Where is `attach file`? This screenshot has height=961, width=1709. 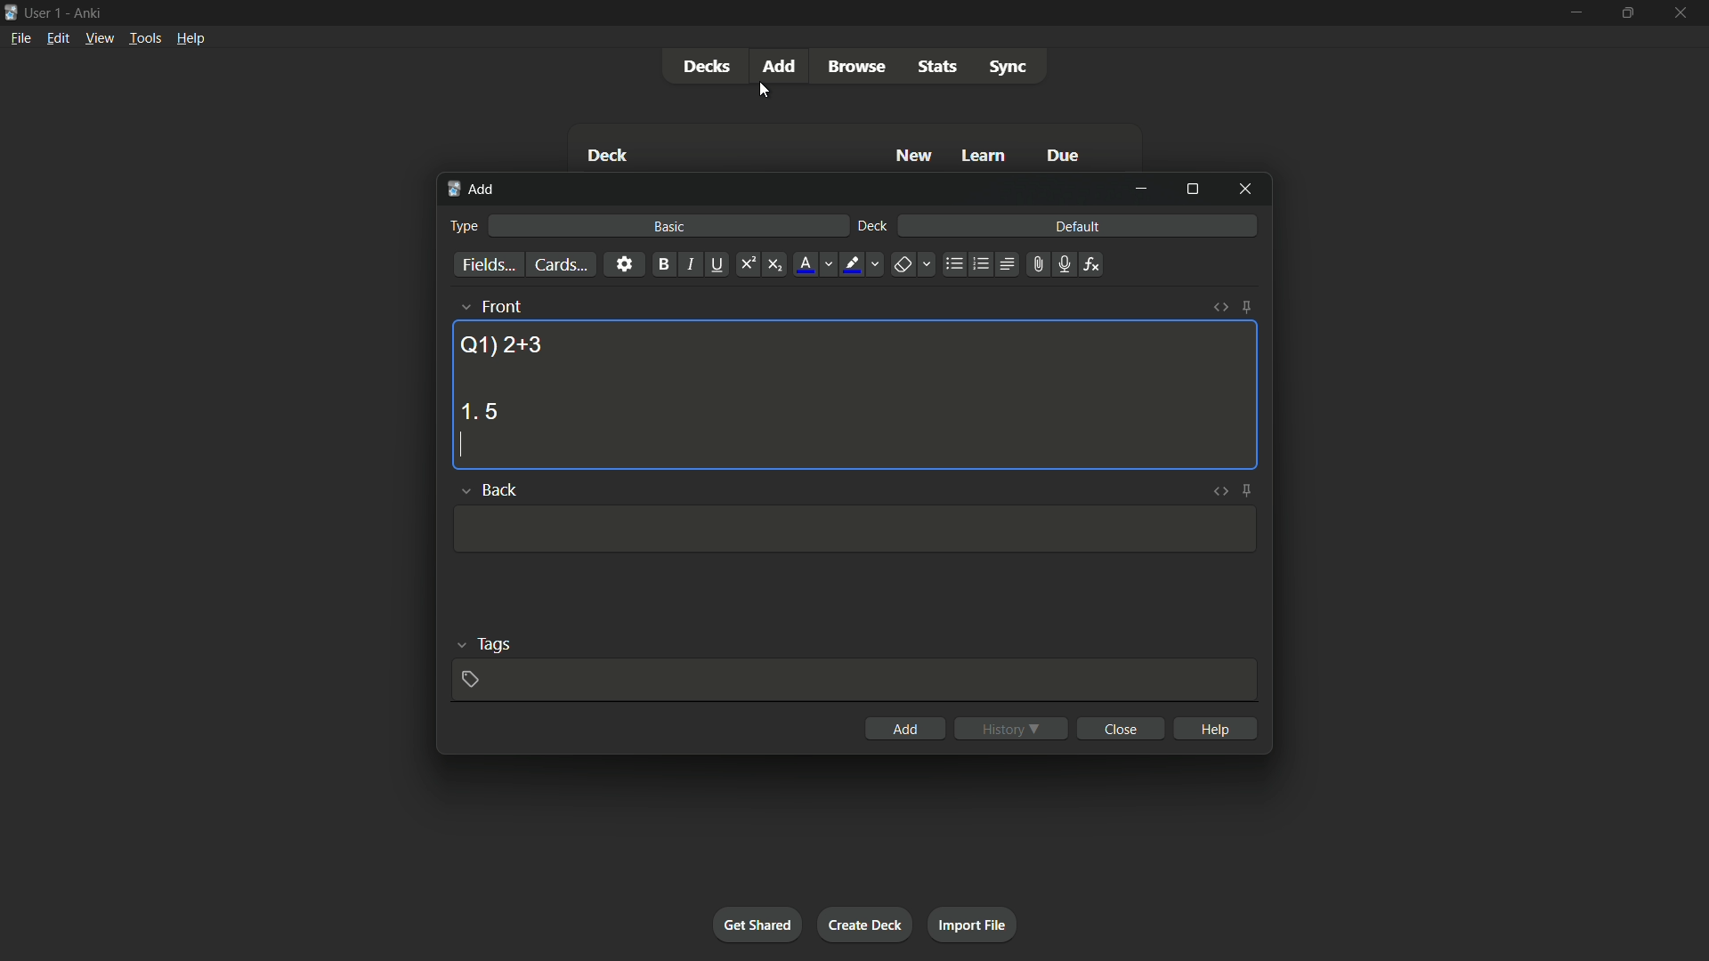 attach file is located at coordinates (1036, 264).